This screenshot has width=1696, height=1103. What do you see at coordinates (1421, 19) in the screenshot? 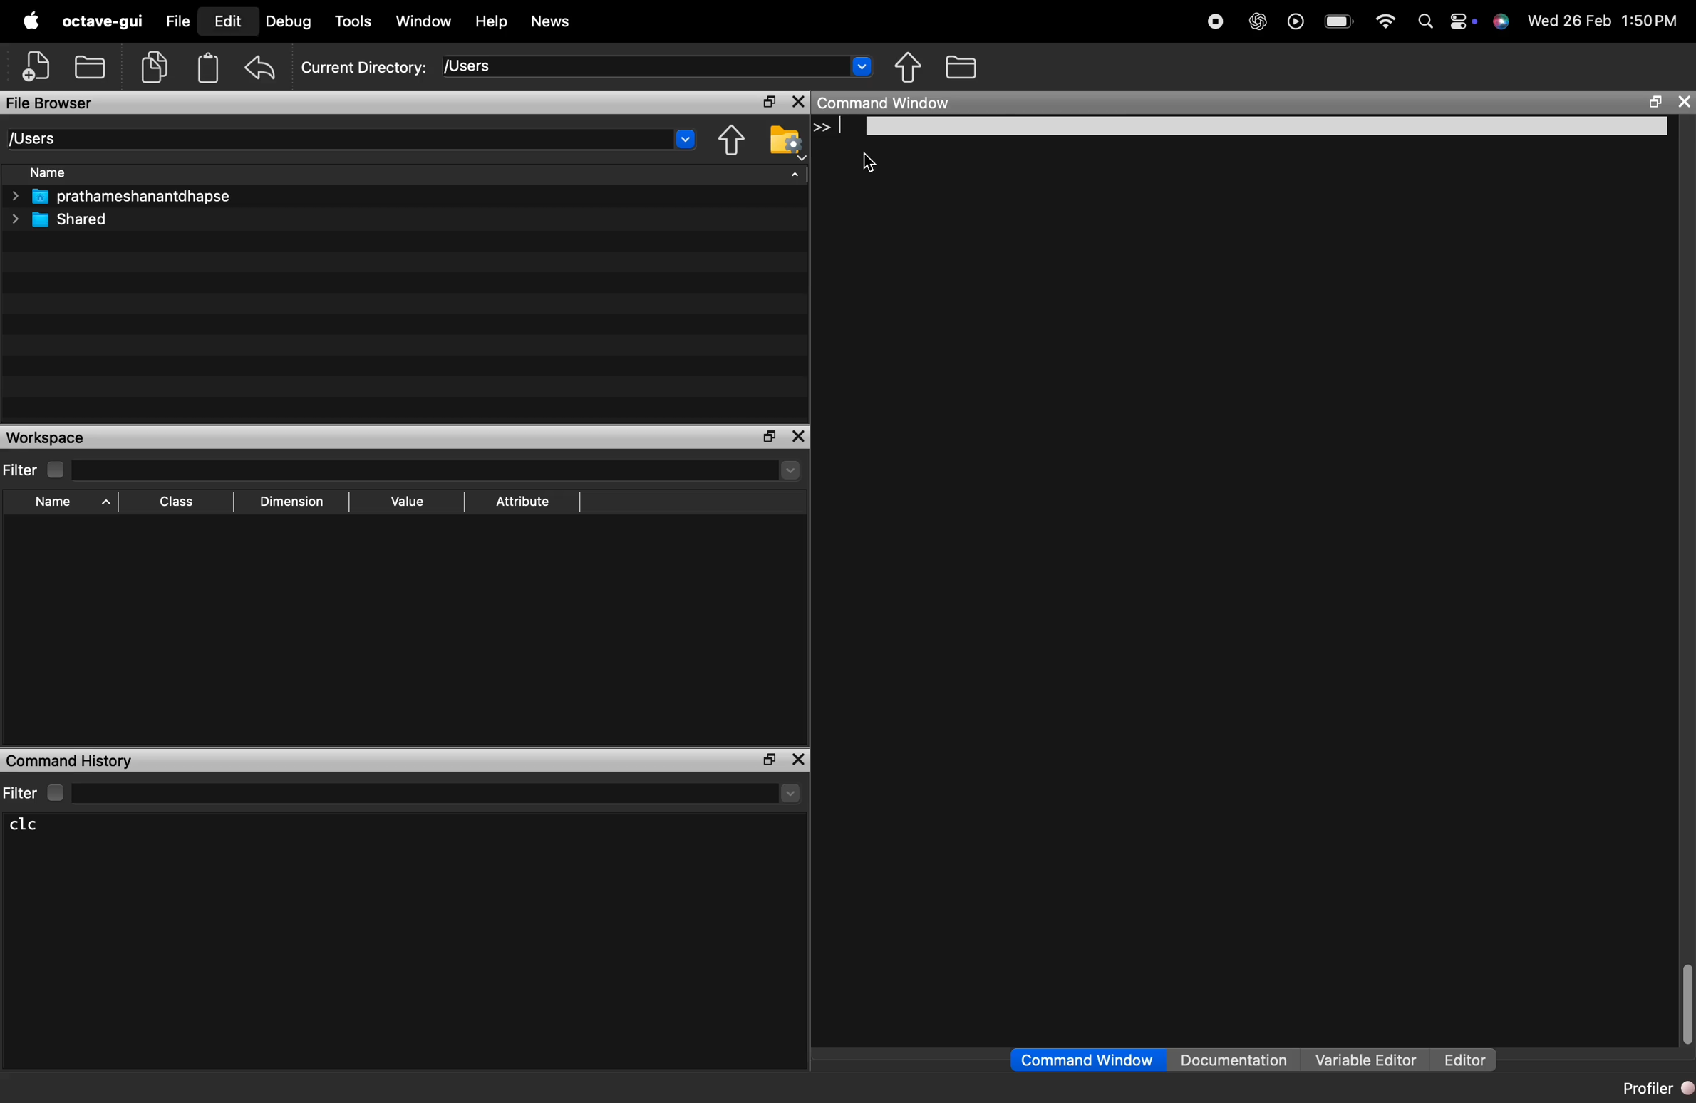
I see `Search` at bounding box center [1421, 19].